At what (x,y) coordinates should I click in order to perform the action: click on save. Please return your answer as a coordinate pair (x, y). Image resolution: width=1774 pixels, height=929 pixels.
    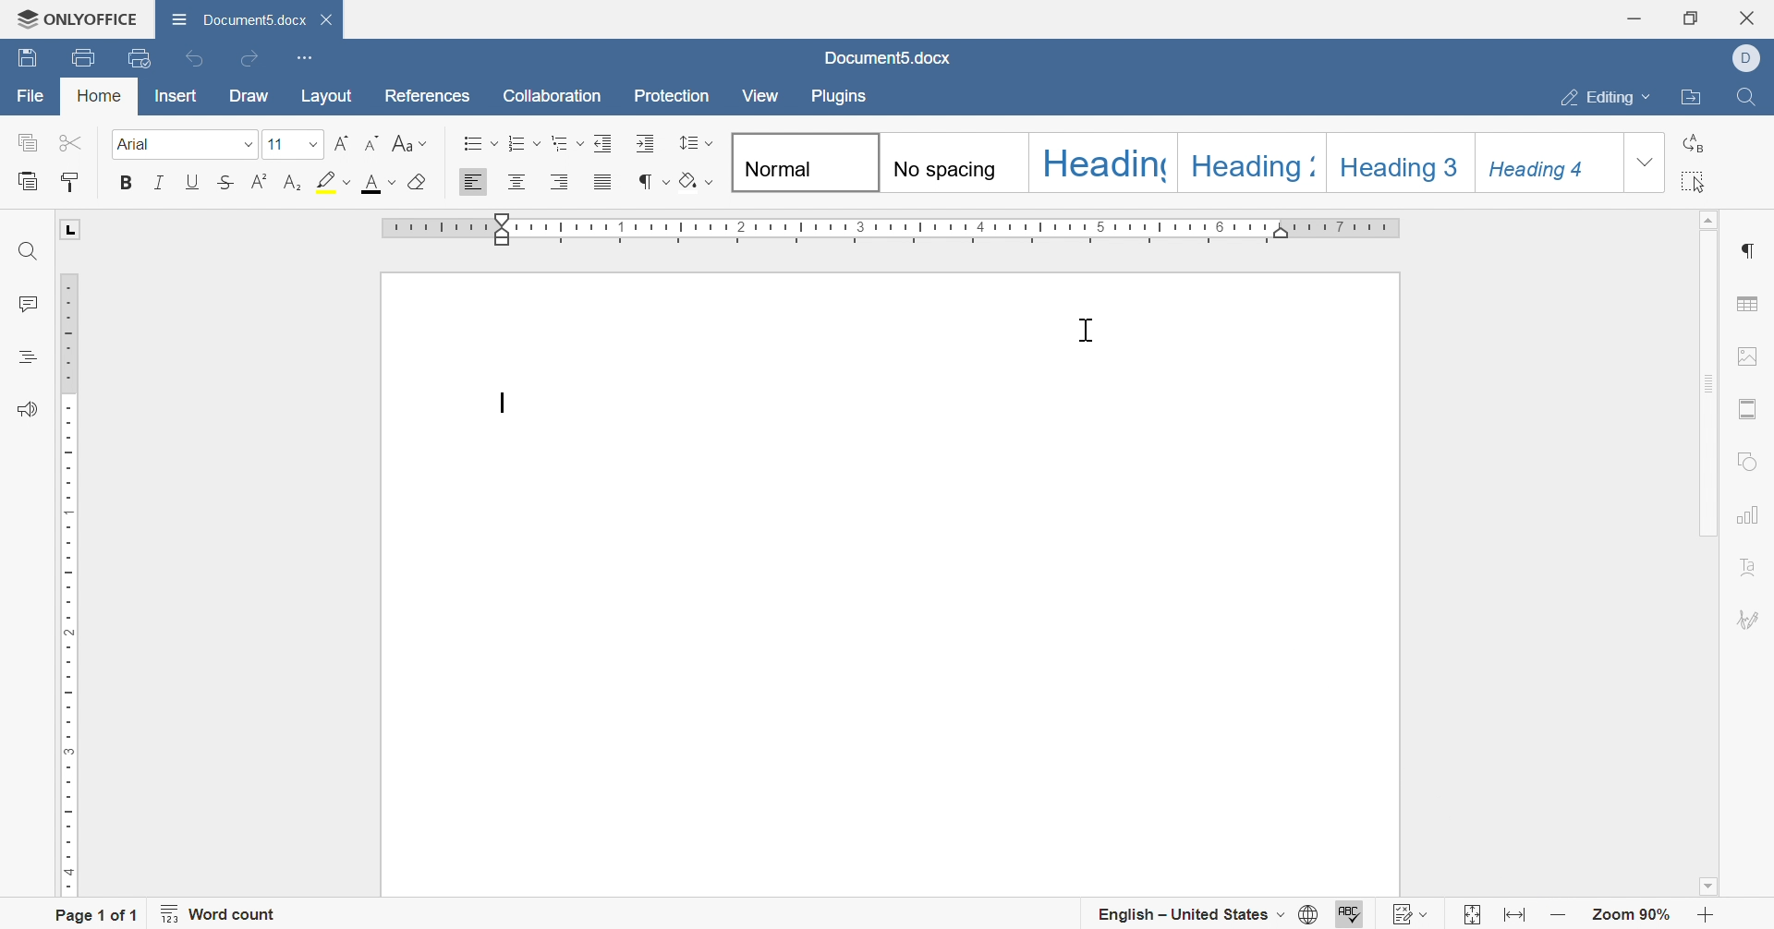
    Looking at the image, I should click on (30, 58).